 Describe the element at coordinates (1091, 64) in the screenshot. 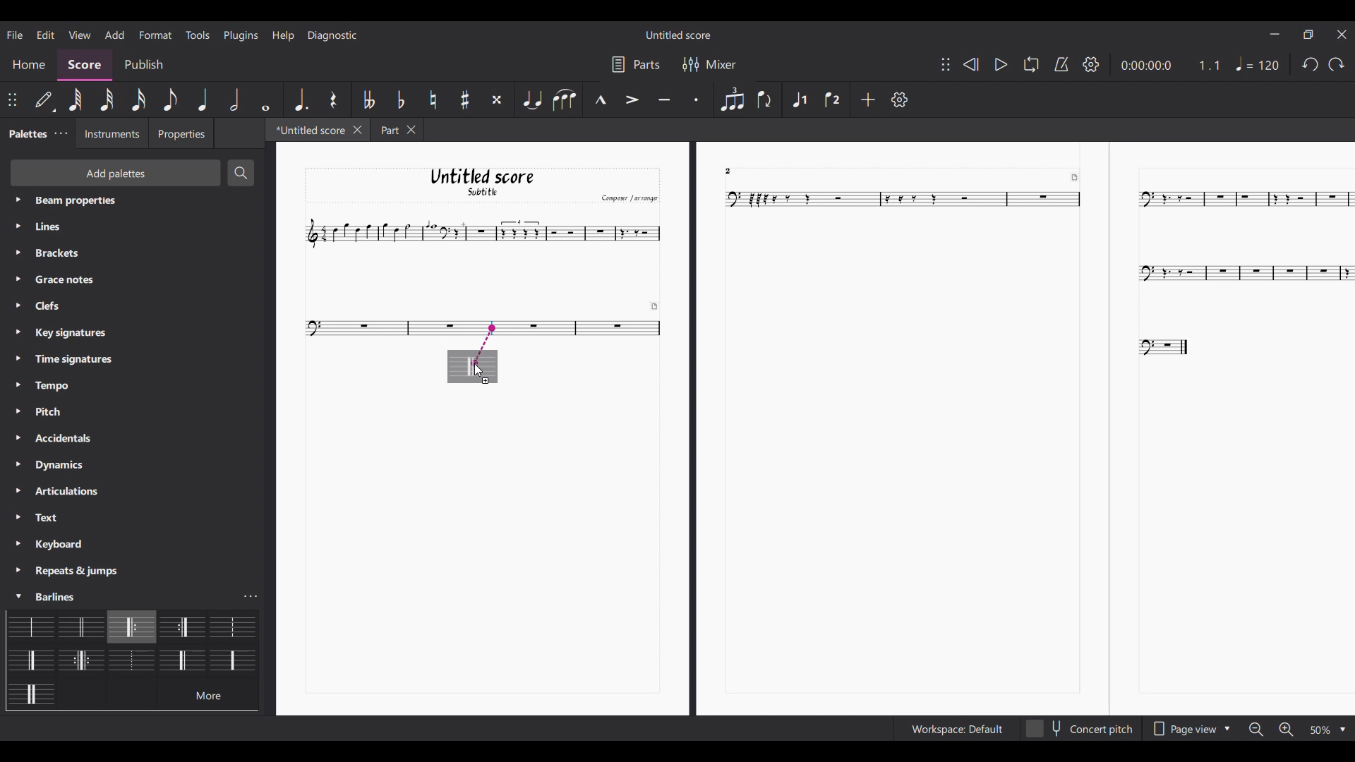

I see `Settings` at that location.